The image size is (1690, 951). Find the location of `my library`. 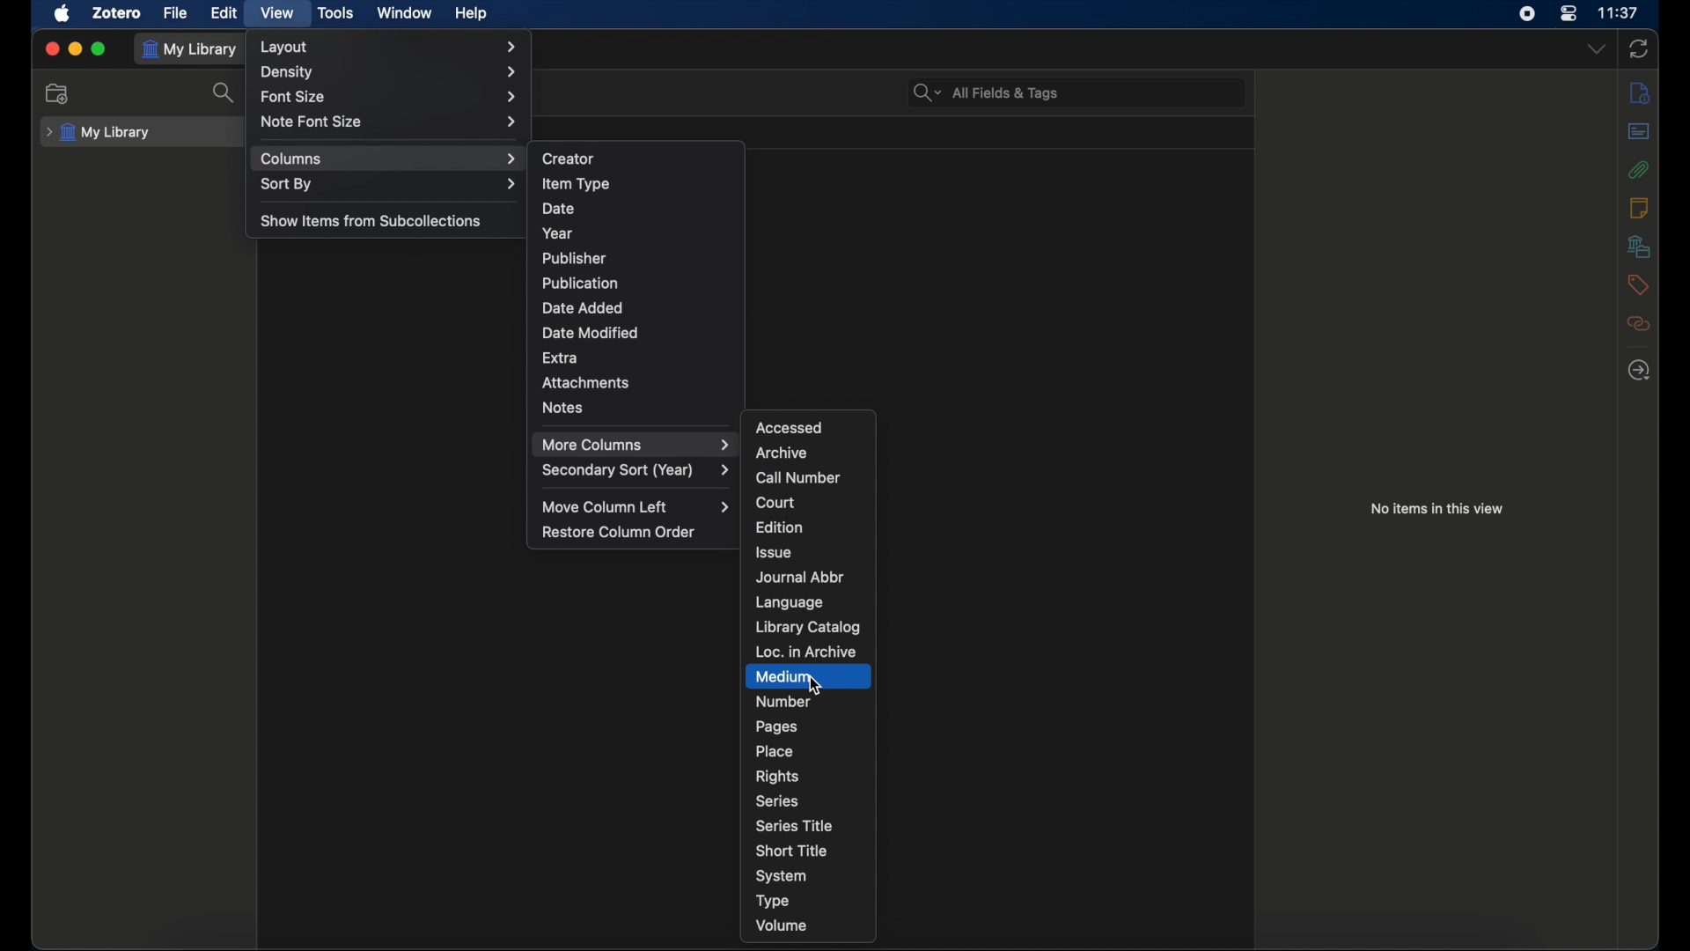

my library is located at coordinates (99, 132).